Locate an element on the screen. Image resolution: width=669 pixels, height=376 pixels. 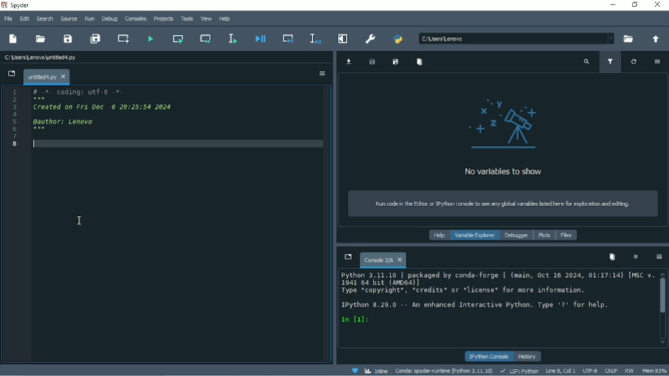
Help spyder is located at coordinates (355, 370).